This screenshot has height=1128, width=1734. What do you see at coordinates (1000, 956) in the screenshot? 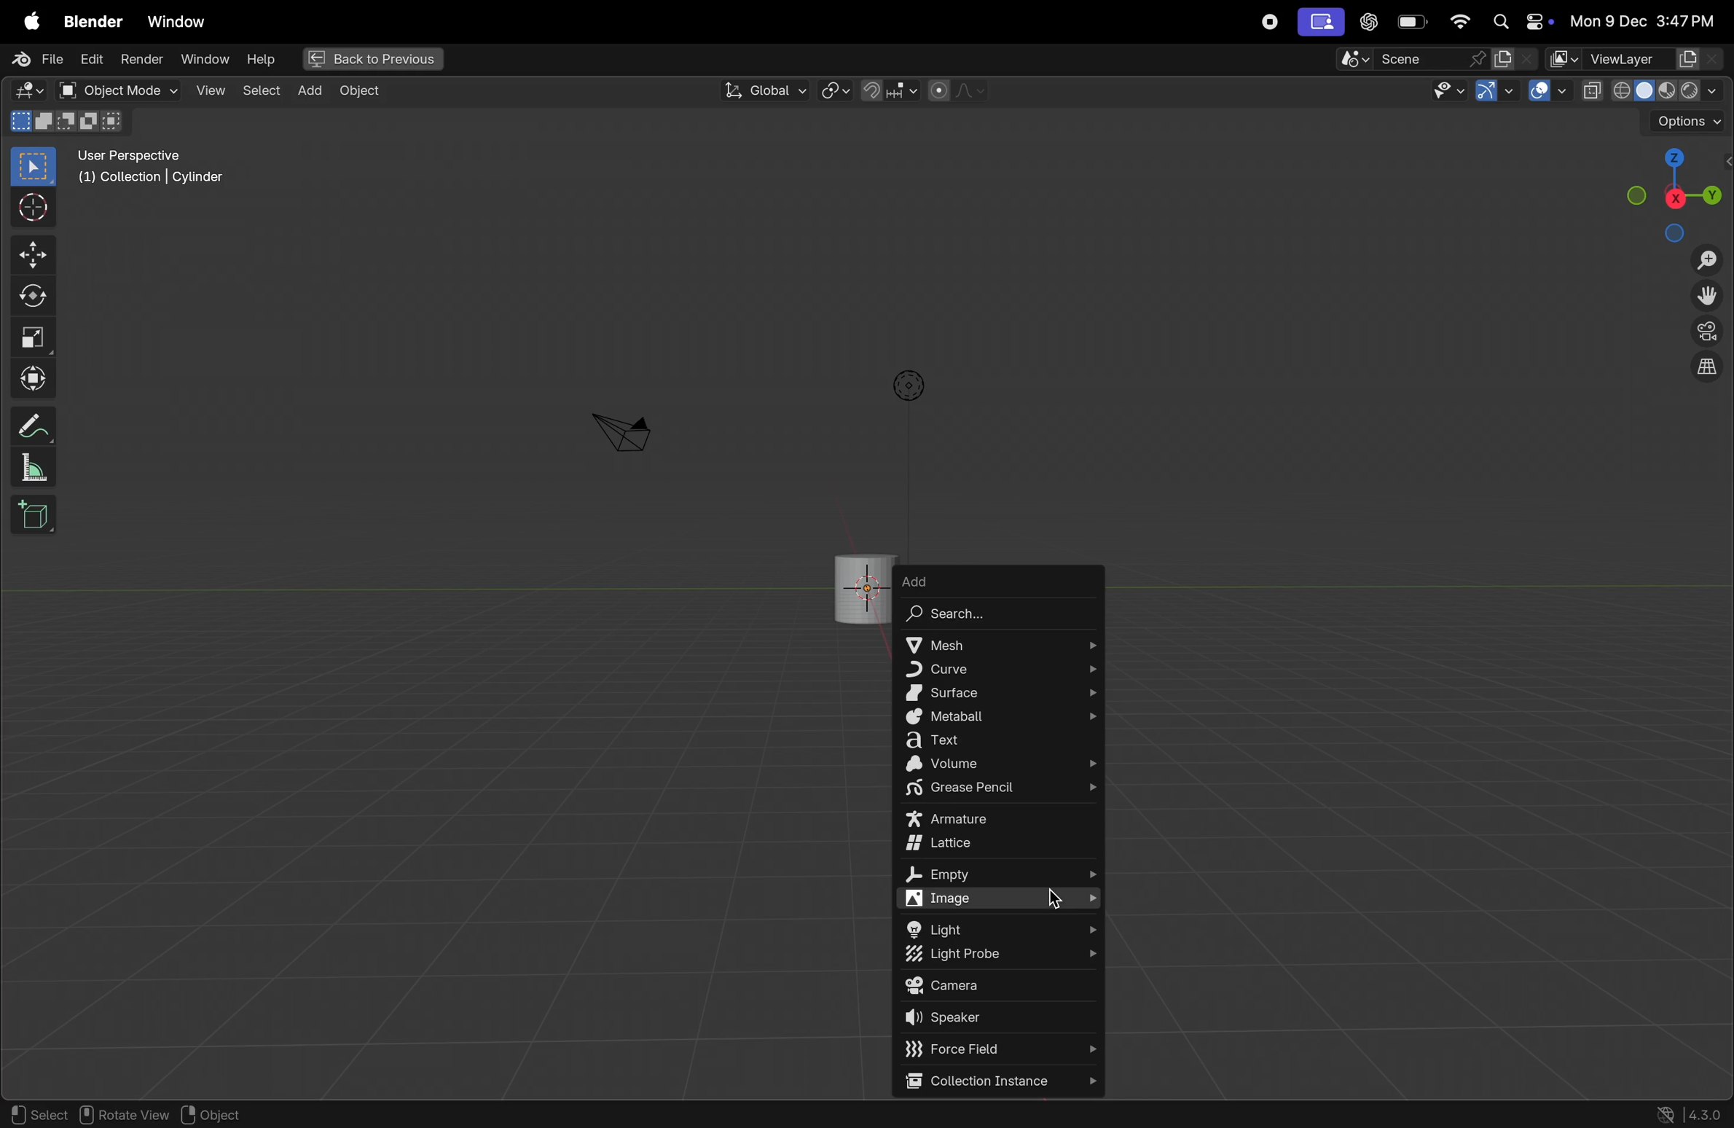
I see `lighy probr` at bounding box center [1000, 956].